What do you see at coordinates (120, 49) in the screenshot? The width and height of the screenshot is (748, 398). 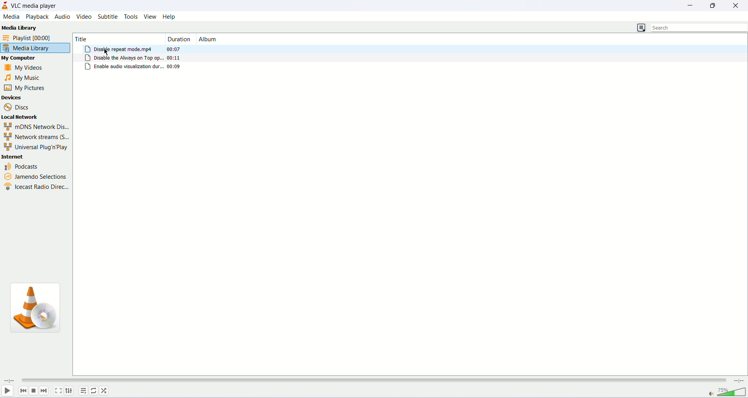 I see `Disable repeat mode.mp4` at bounding box center [120, 49].